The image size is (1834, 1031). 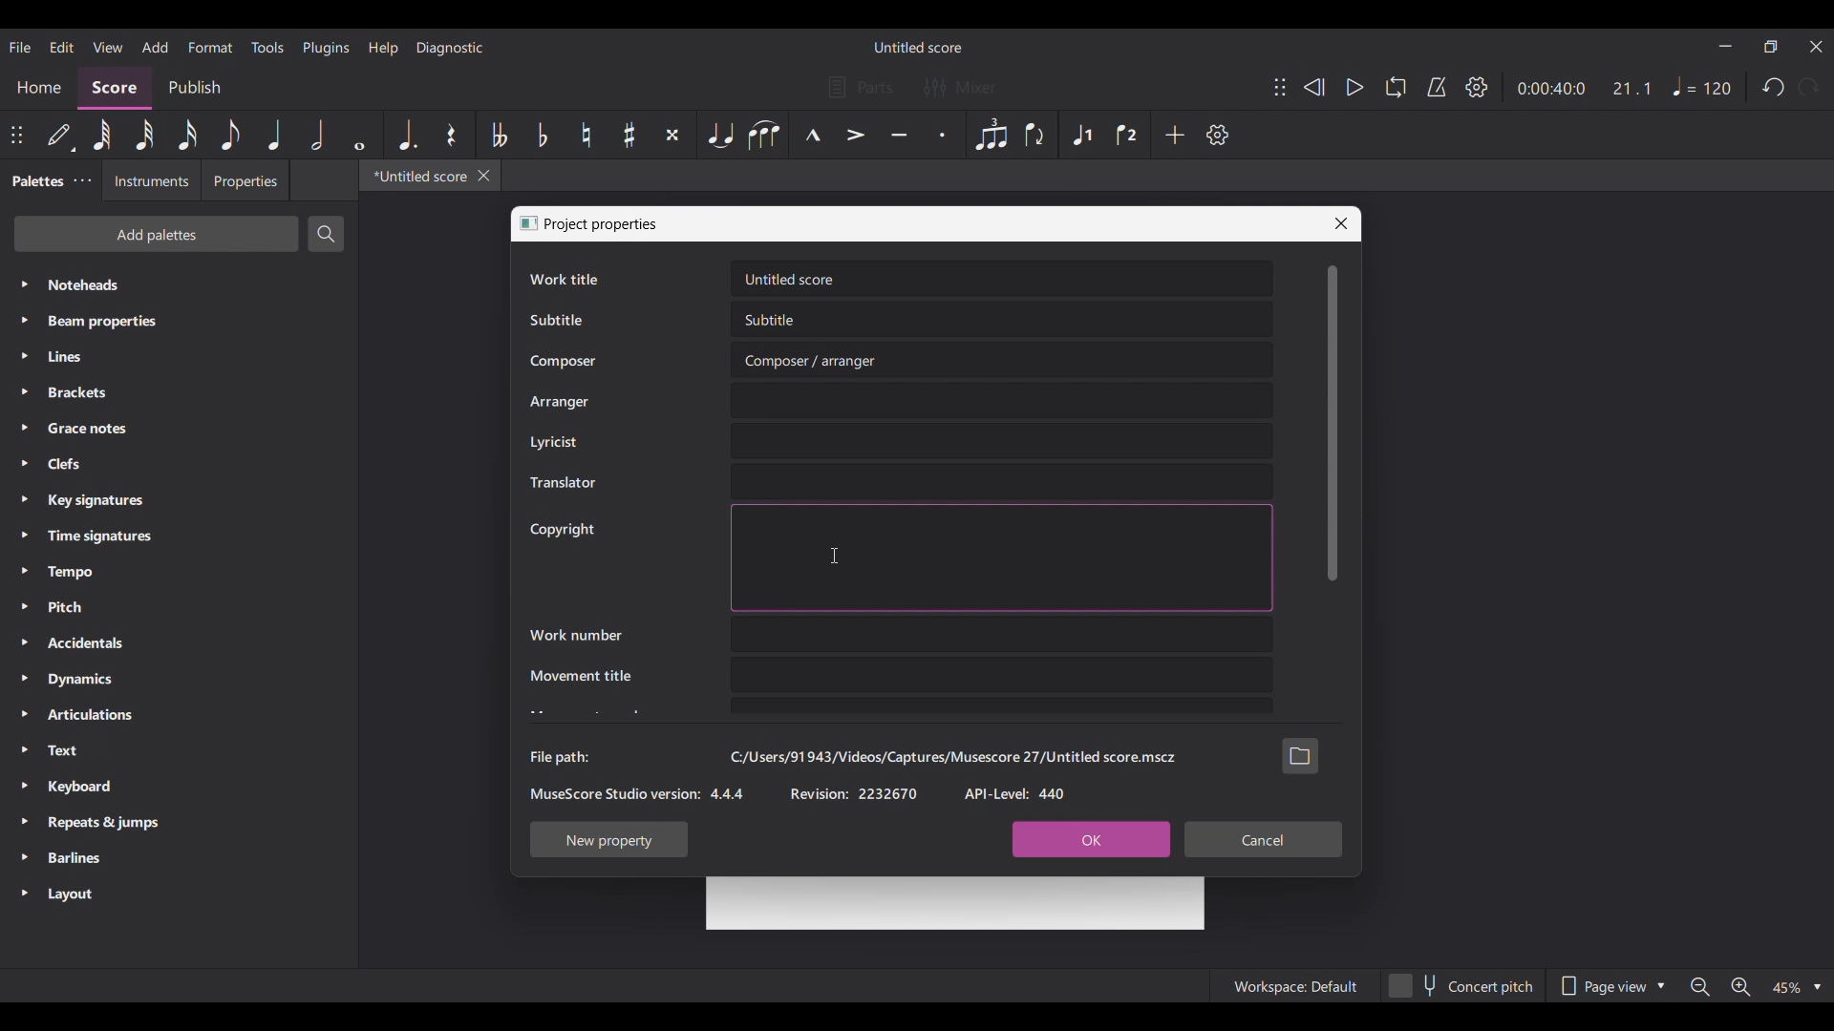 What do you see at coordinates (450, 48) in the screenshot?
I see `Diagnostic menu` at bounding box center [450, 48].